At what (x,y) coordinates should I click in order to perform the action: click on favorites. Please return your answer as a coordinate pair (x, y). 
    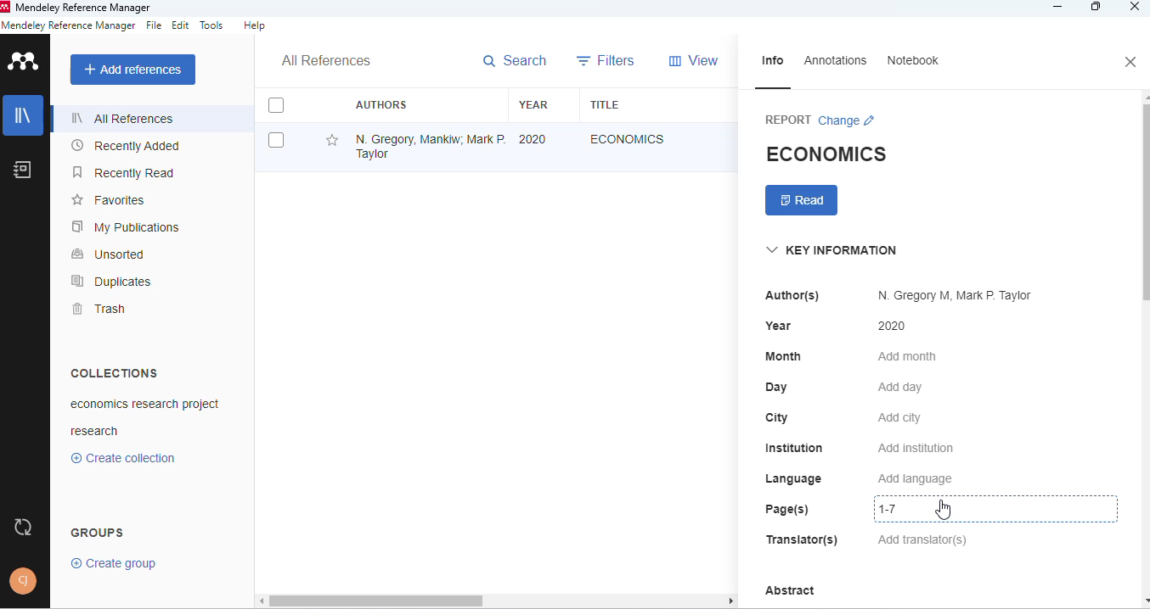
    Looking at the image, I should click on (110, 200).